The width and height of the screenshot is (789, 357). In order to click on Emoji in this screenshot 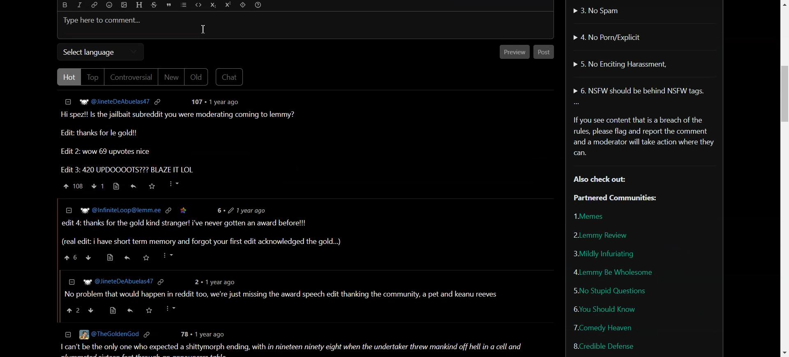, I will do `click(109, 5)`.